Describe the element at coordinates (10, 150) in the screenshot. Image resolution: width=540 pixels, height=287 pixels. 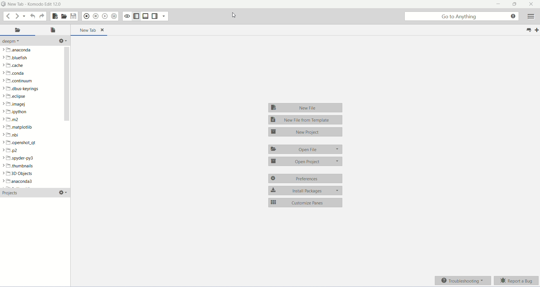
I see `p2` at that location.